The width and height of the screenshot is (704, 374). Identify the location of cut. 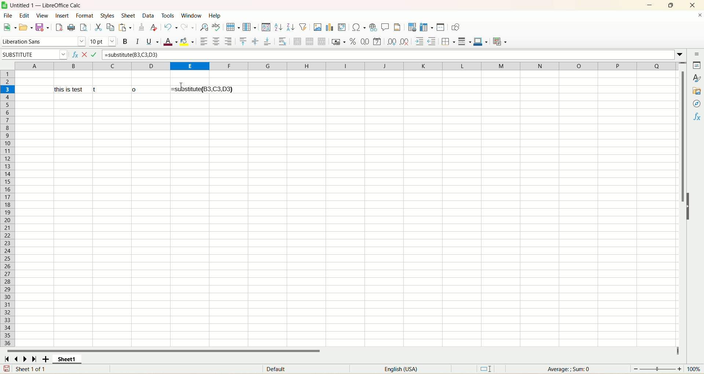
(98, 28).